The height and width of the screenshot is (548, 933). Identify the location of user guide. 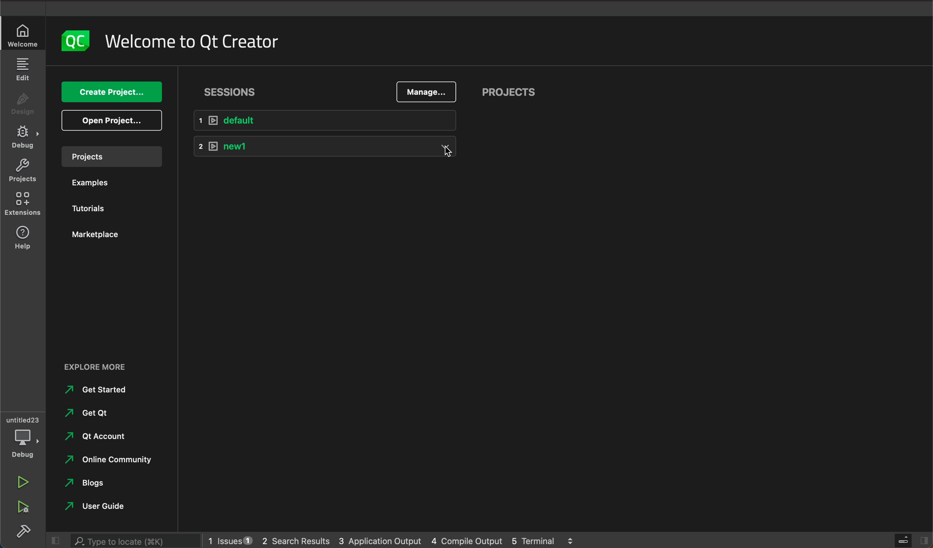
(103, 507).